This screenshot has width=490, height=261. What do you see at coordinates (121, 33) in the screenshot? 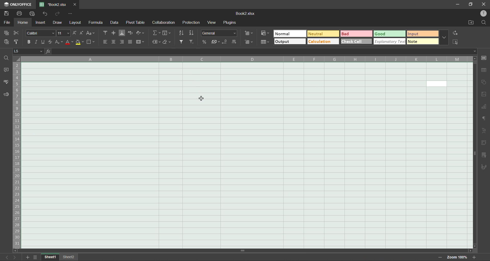
I see `align bottom` at bounding box center [121, 33].